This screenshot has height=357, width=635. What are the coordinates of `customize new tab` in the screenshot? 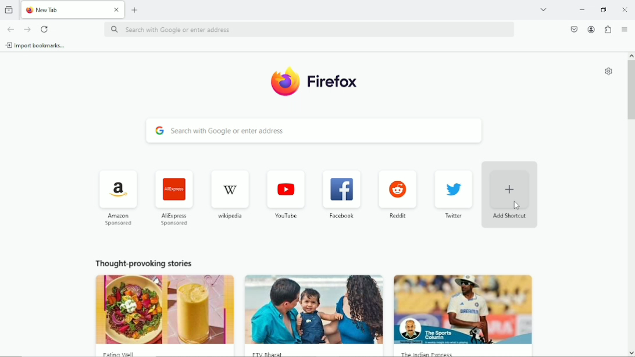 It's located at (608, 72).